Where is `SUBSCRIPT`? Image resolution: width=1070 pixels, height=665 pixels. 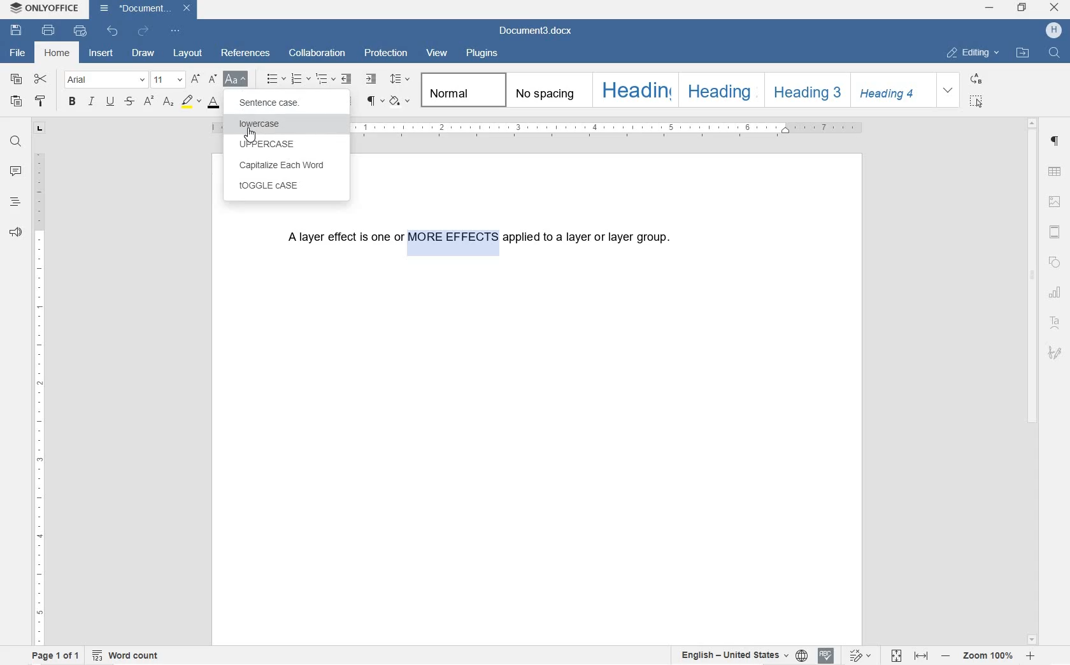
SUBSCRIPT is located at coordinates (168, 102).